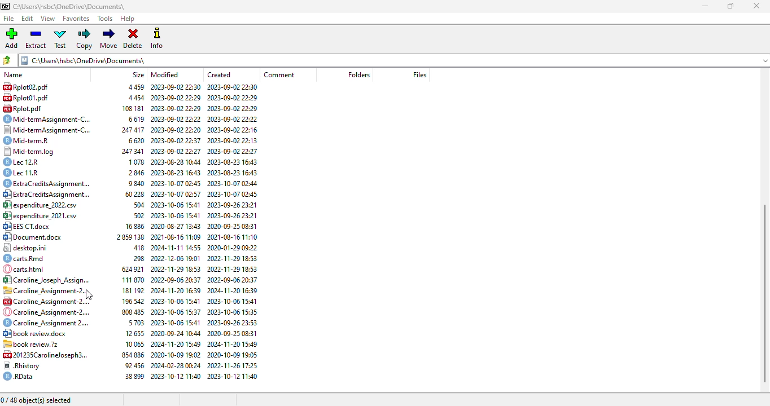 This screenshot has height=406, width=770. I want to click on maximize, so click(731, 6).